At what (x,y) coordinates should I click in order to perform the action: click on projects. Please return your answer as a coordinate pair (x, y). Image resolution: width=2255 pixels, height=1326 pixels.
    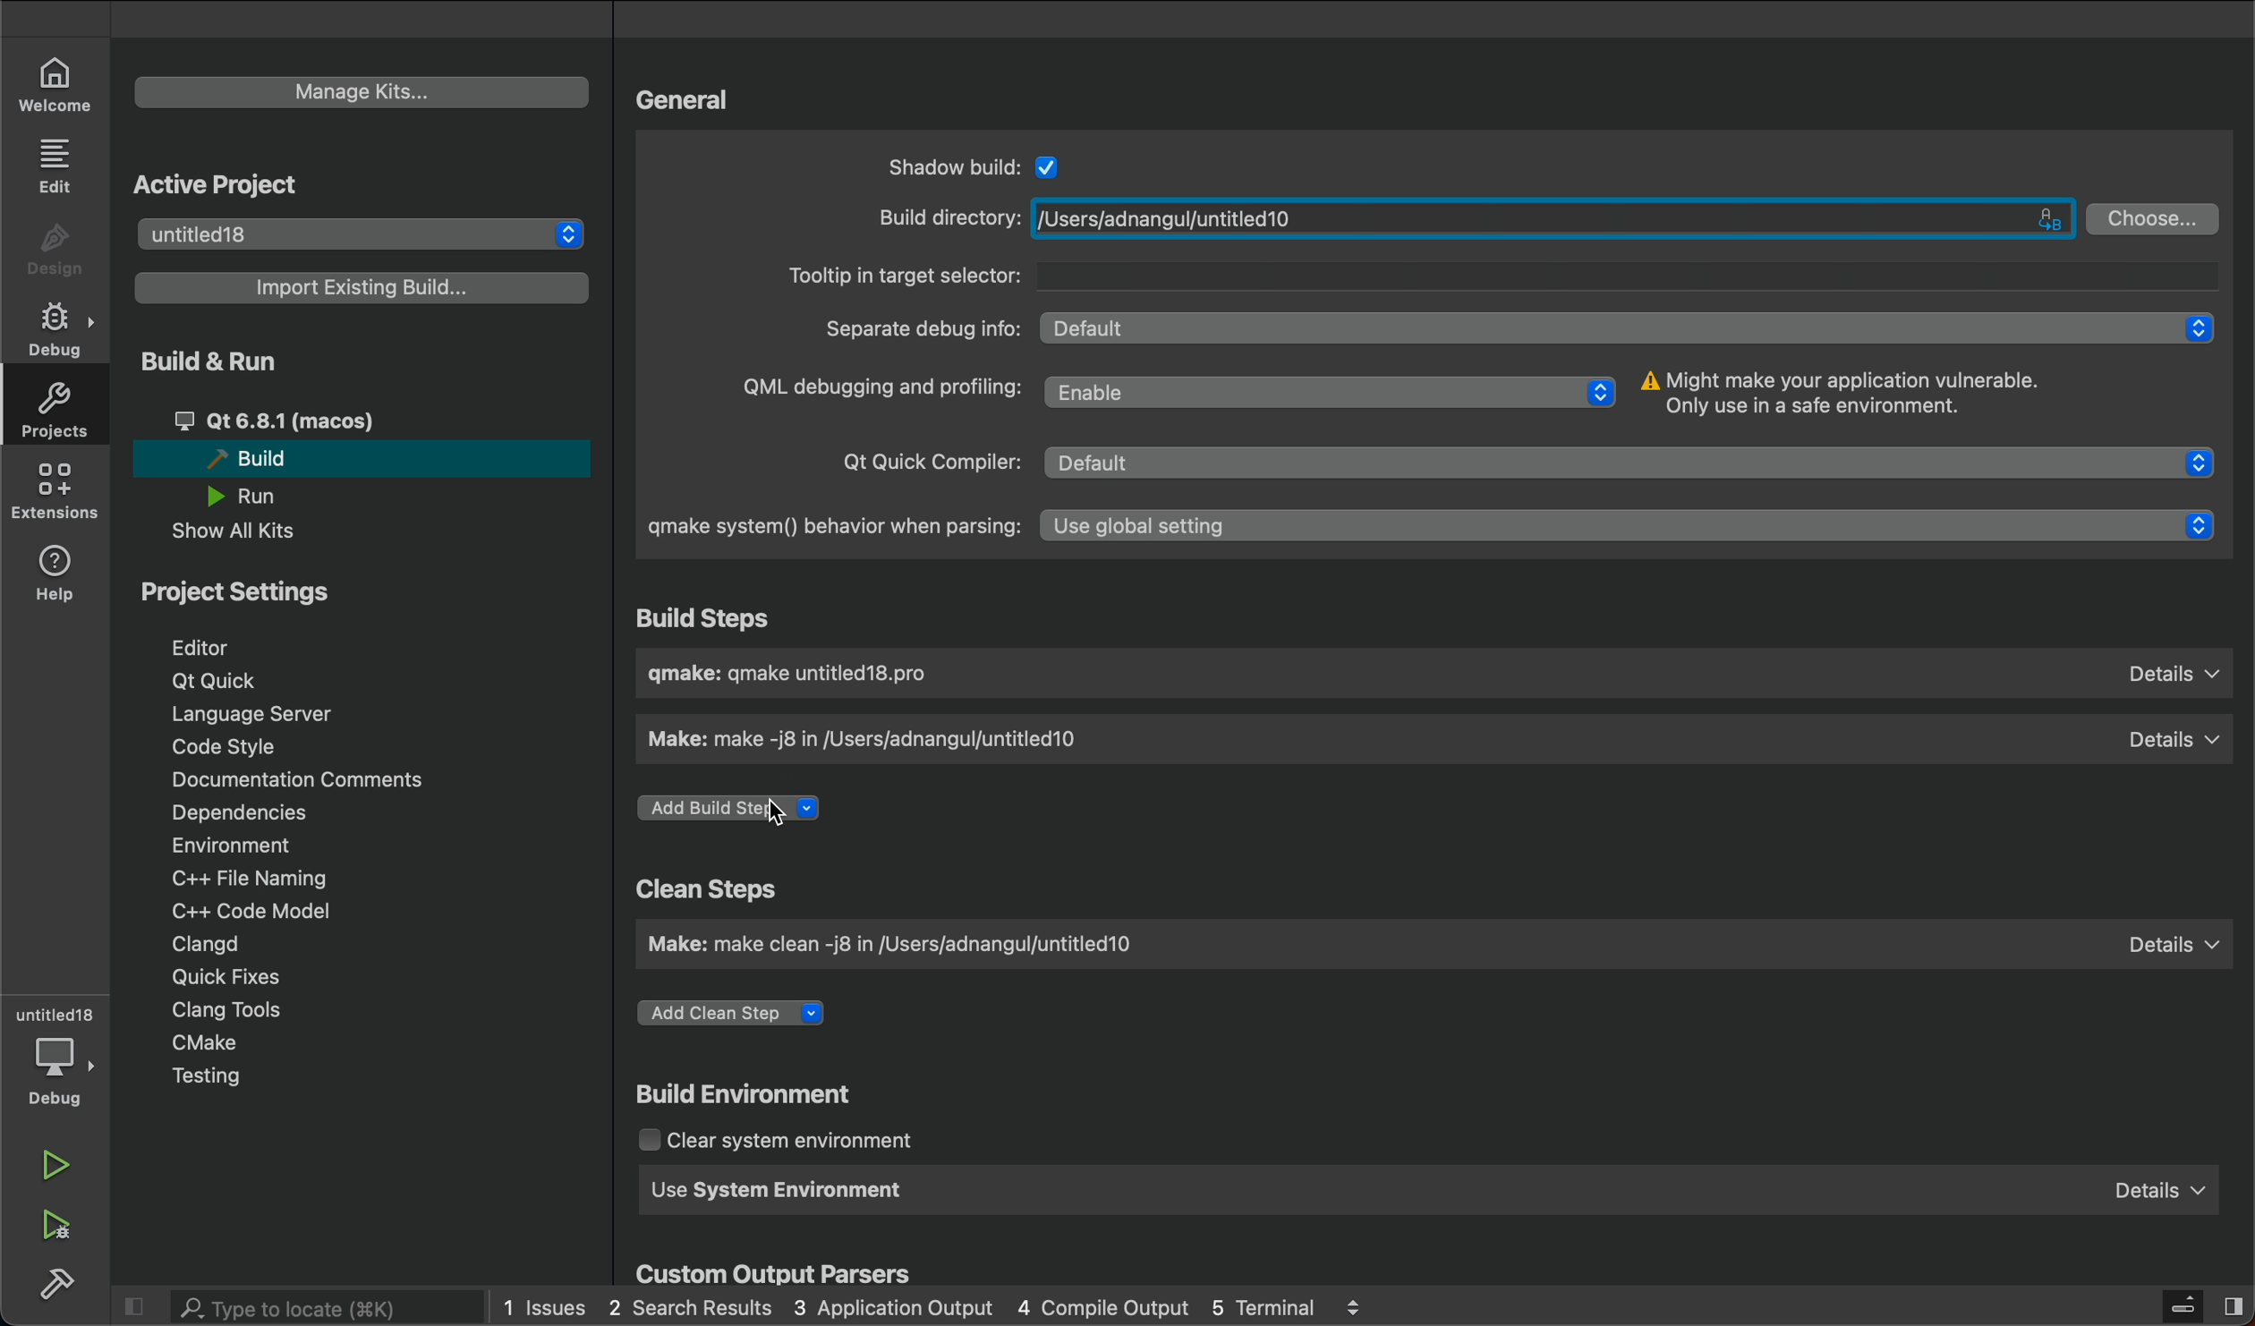
    Looking at the image, I should click on (57, 414).